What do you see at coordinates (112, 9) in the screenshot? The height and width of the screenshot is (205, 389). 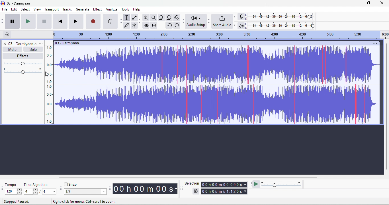 I see `analyze` at bounding box center [112, 9].